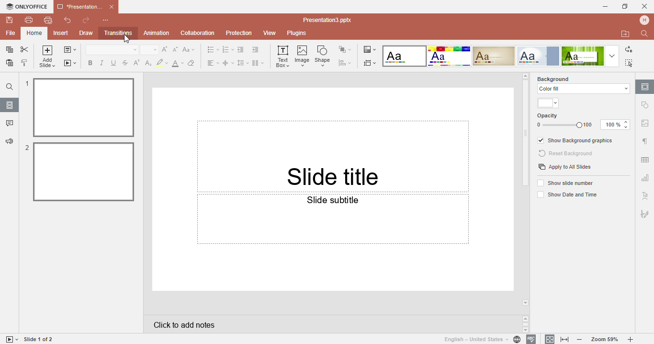 The height and width of the screenshot is (344, 654). Describe the element at coordinates (482, 339) in the screenshot. I see `Set document language` at that location.